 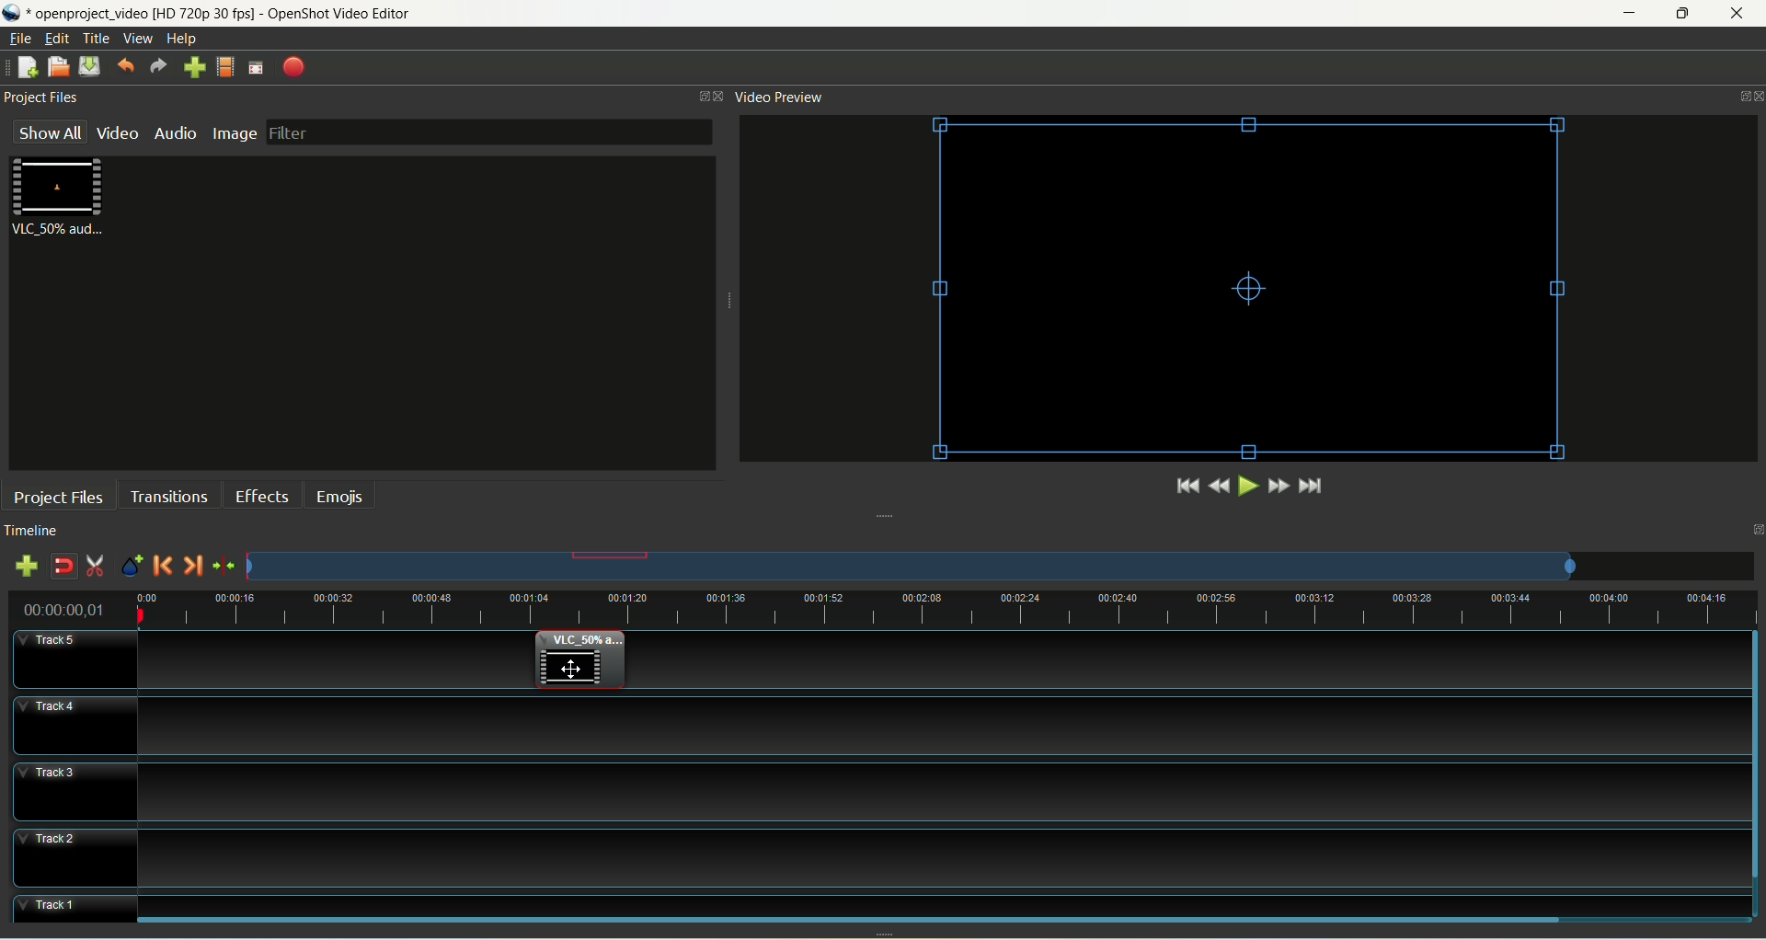 What do you see at coordinates (1252, 290) in the screenshot?
I see `video clip` at bounding box center [1252, 290].